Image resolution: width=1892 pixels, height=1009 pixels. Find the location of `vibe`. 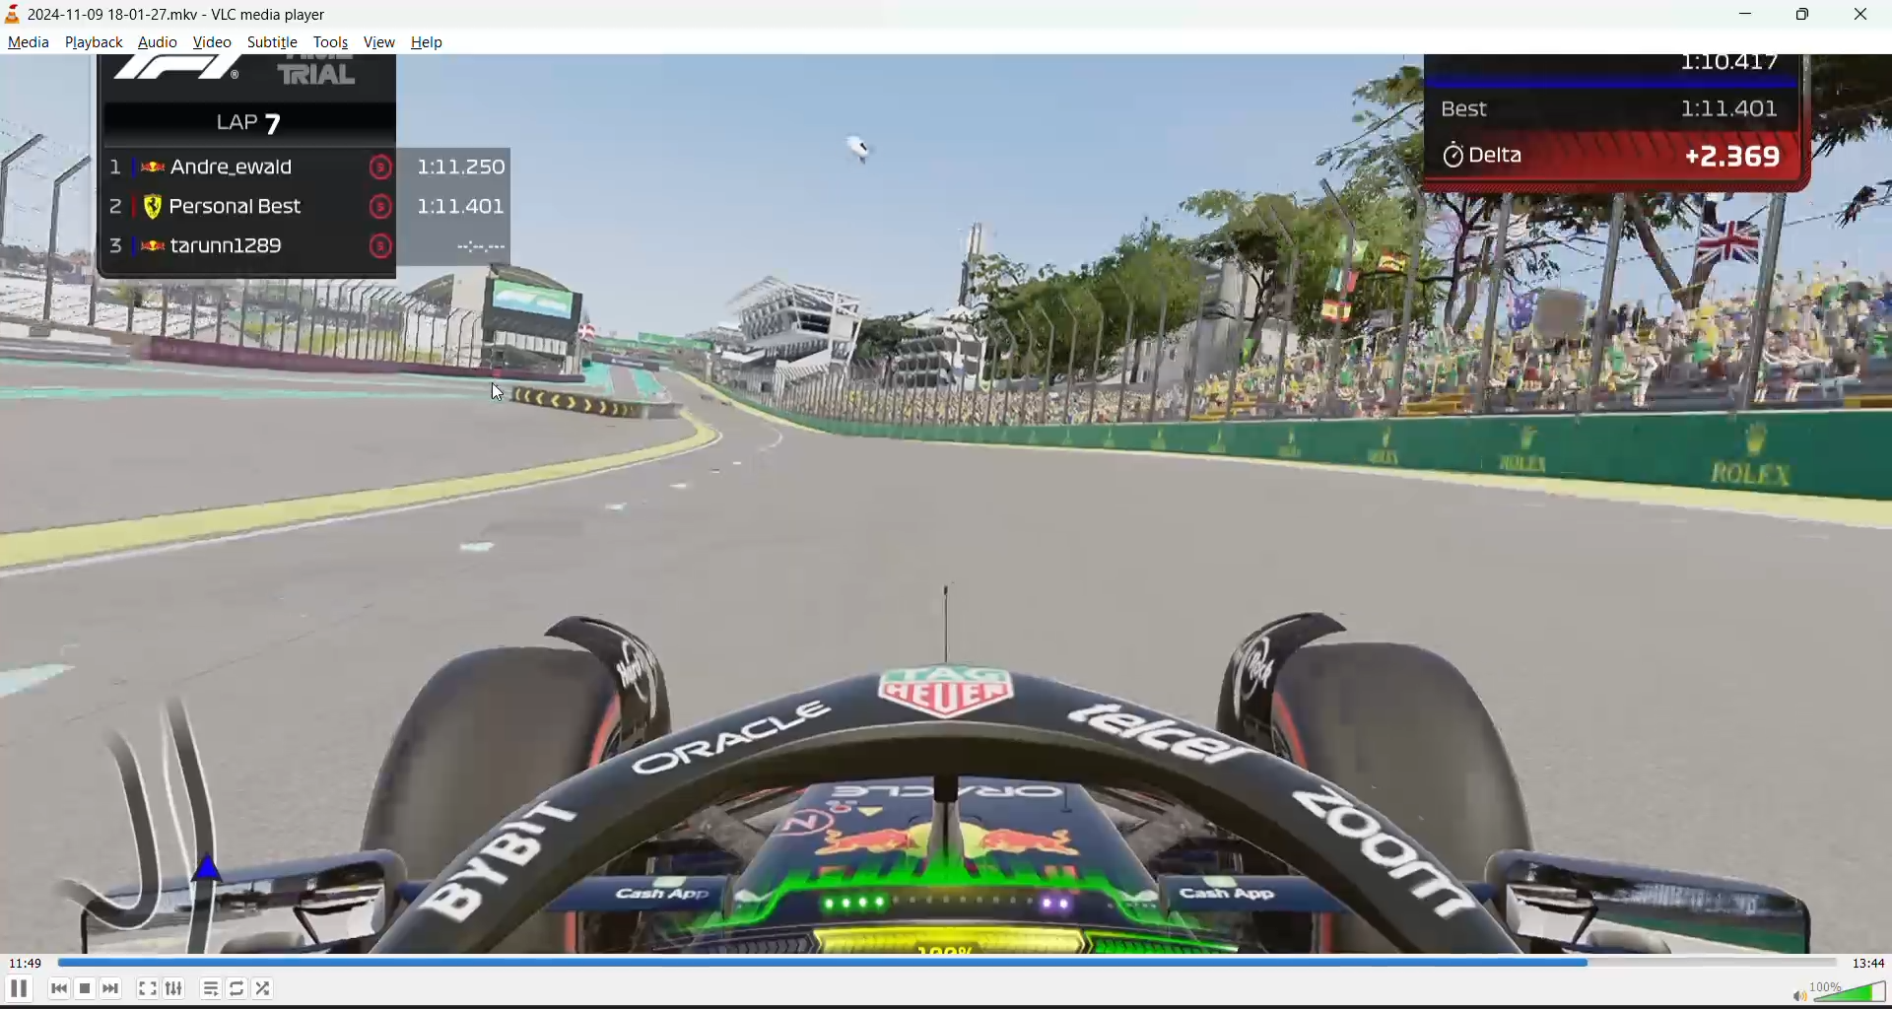

vibe is located at coordinates (377, 41).